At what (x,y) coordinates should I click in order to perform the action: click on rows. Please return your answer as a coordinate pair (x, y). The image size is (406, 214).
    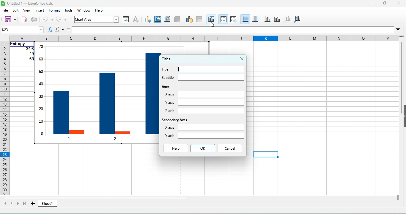
    Looking at the image, I should click on (4, 119).